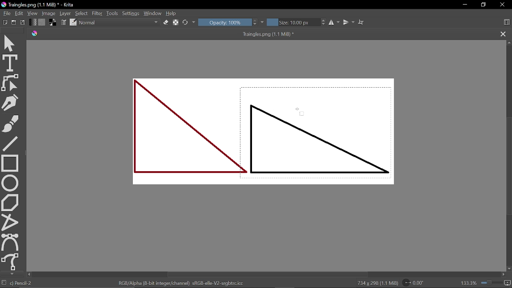  Describe the element at coordinates (300, 112) in the screenshot. I see `Cursor` at that location.